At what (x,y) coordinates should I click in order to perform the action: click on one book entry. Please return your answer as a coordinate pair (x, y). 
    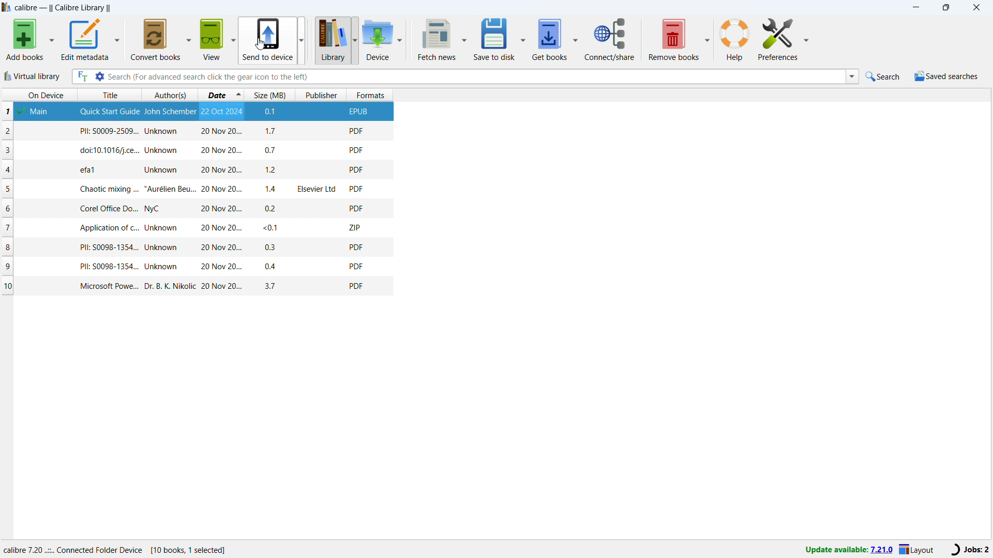
    Looking at the image, I should click on (193, 170).